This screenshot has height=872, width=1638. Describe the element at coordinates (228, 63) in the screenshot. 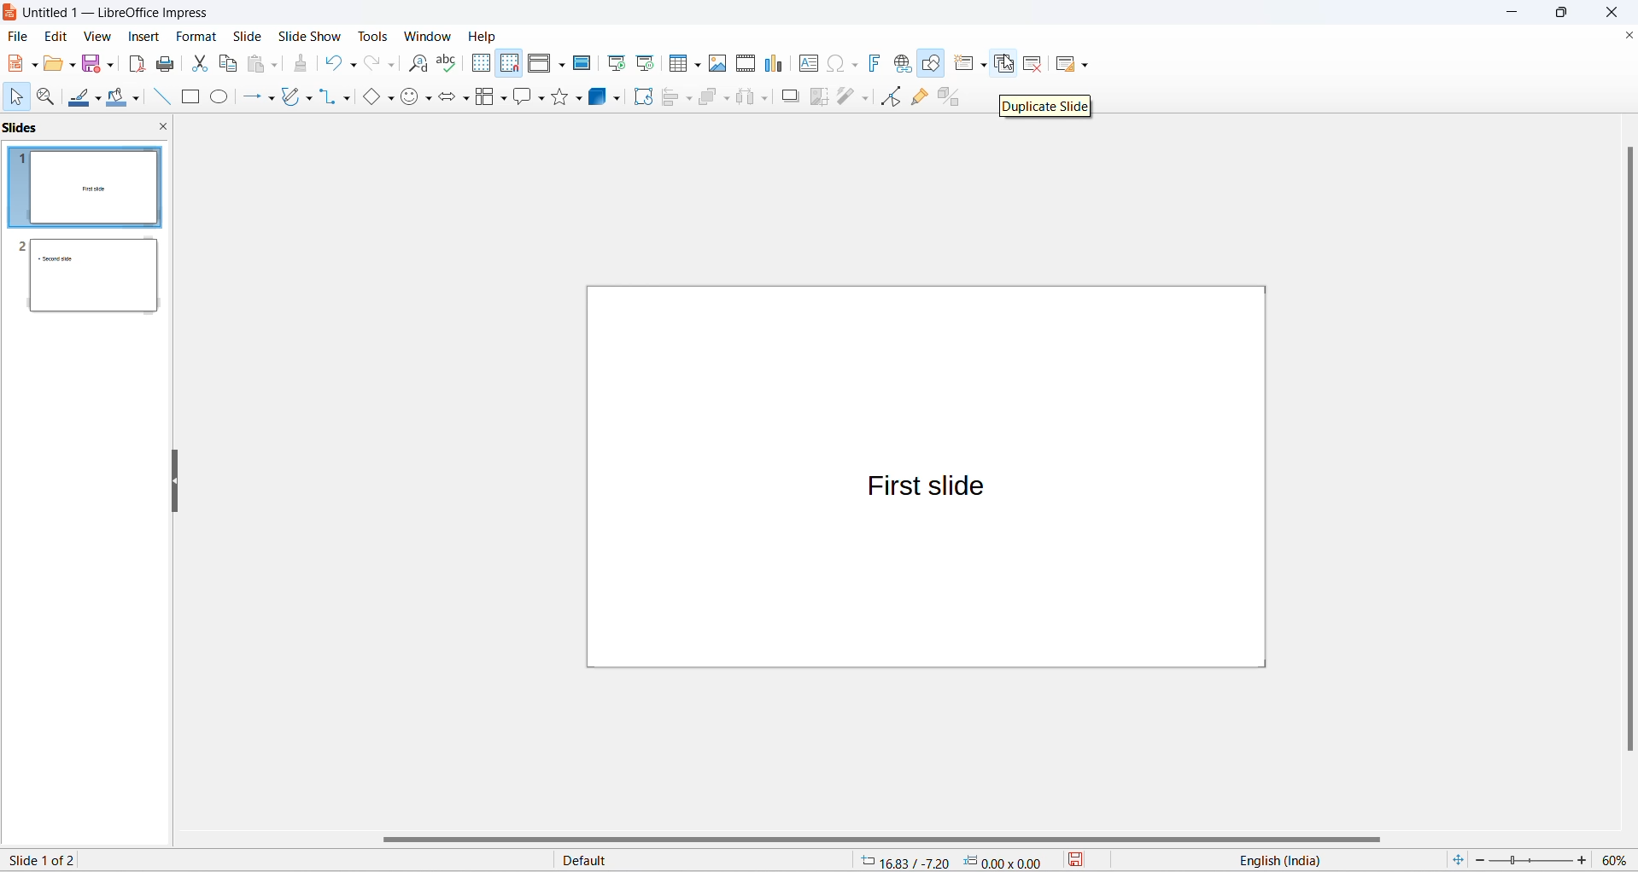

I see `copy` at that location.